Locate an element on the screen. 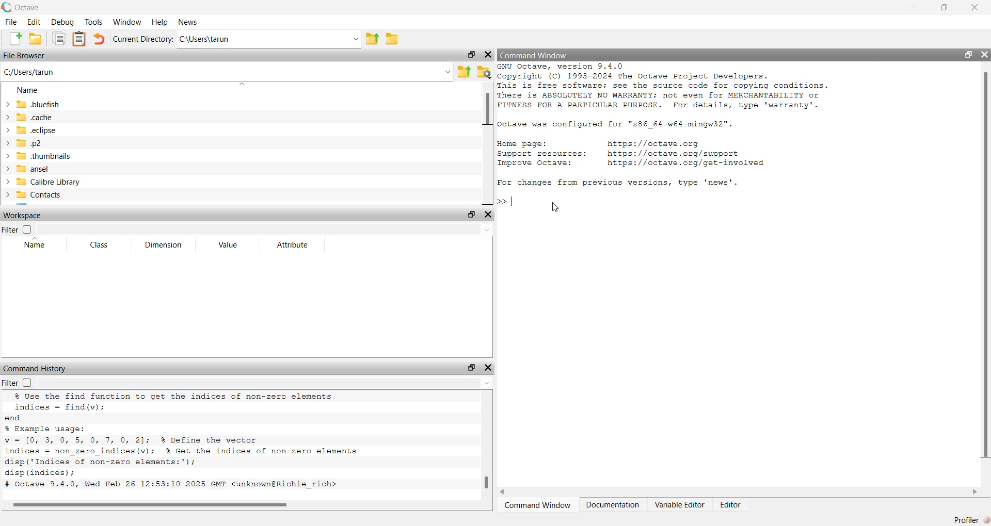 This screenshot has width=991, height=526. Filter is located at coordinates (10, 383).